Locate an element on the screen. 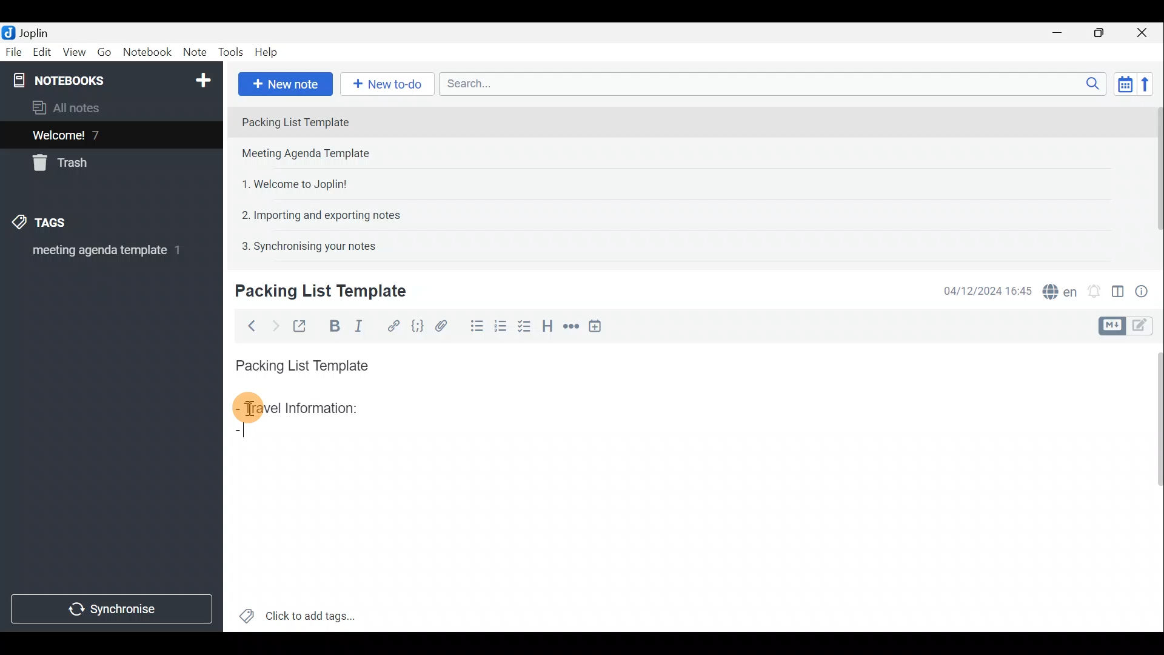 The image size is (1164, 655). Scroll bar is located at coordinates (1153, 486).